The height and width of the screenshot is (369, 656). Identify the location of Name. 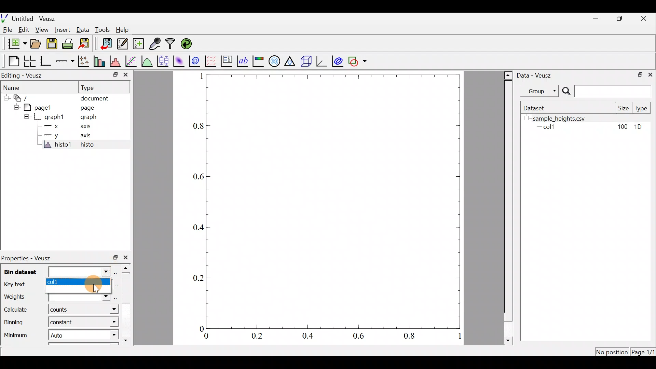
(15, 87).